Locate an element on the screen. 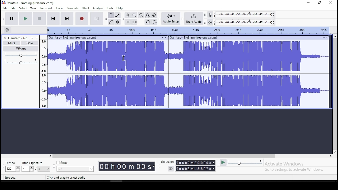 The width and height of the screenshot is (338, 190). undo is located at coordinates (148, 22).